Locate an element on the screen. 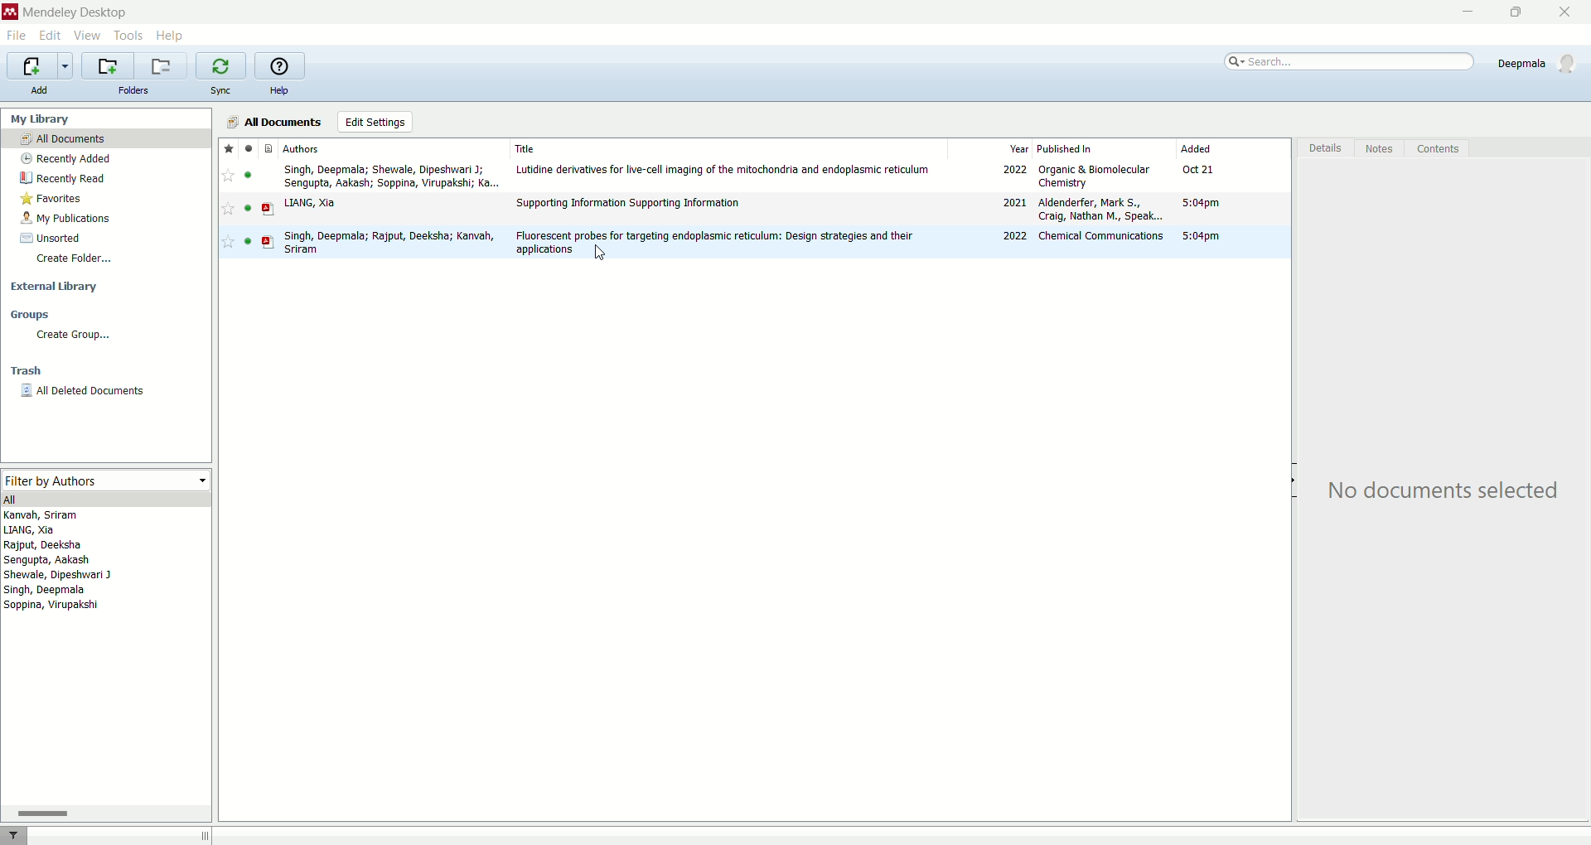 The image size is (1591, 845). create group is located at coordinates (71, 336).